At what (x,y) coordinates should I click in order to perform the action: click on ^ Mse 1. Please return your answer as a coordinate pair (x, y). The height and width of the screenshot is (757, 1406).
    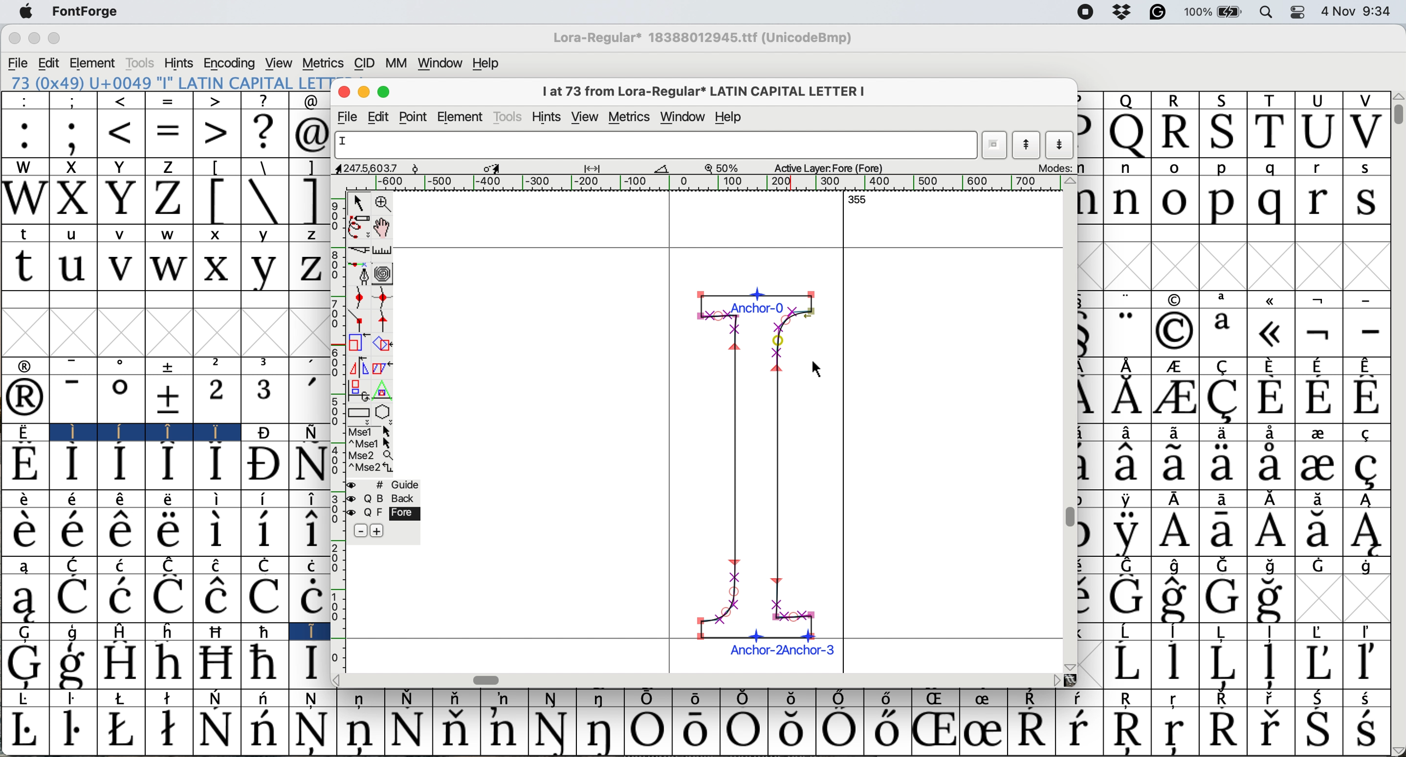
    Looking at the image, I should click on (370, 443).